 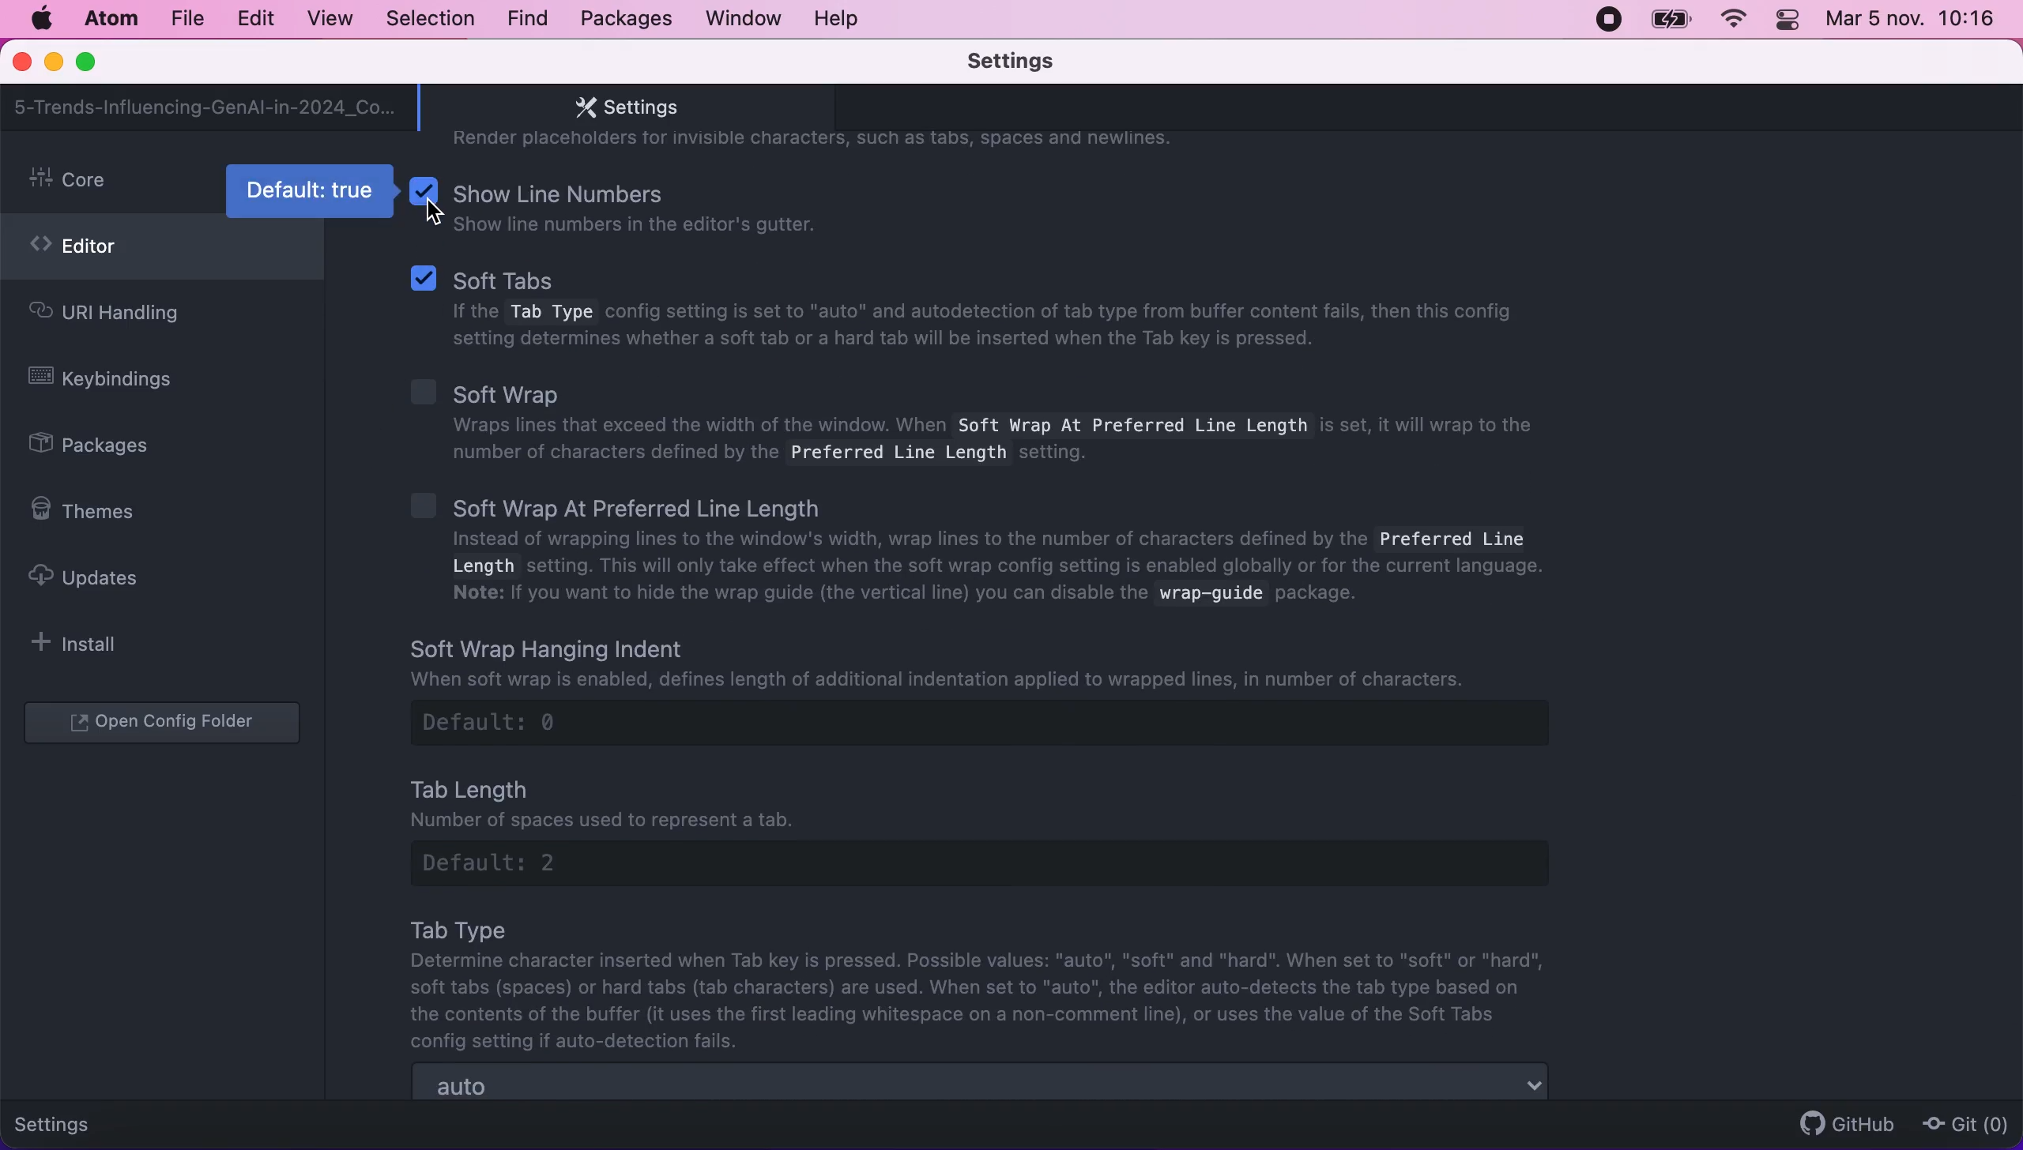 What do you see at coordinates (619, 107) in the screenshot?
I see `settings tab` at bounding box center [619, 107].